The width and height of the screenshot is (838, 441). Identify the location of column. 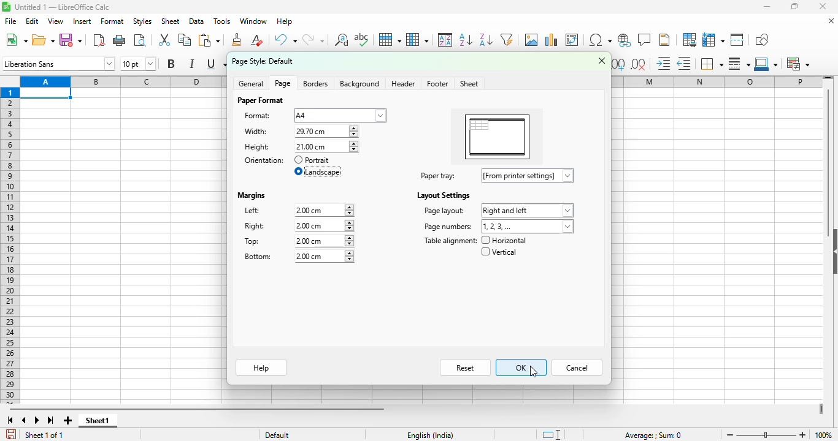
(417, 40).